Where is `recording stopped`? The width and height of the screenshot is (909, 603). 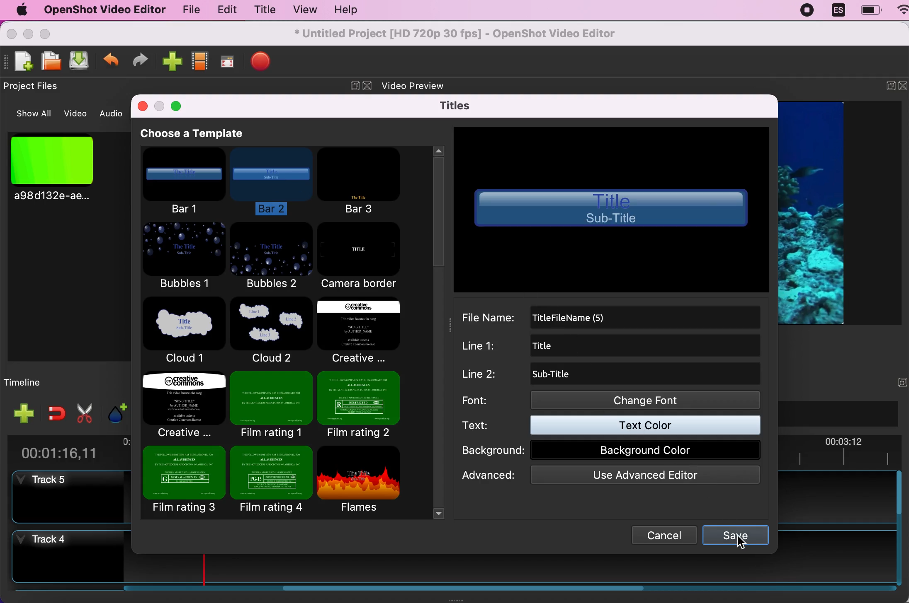
recording stopped is located at coordinates (808, 12).